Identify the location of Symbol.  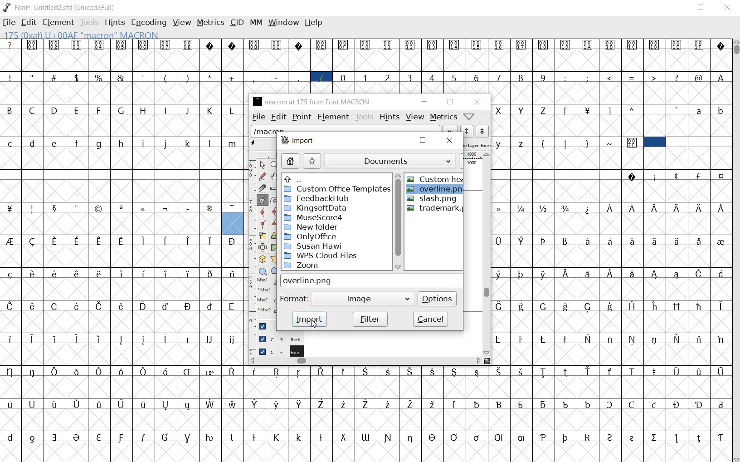
(655, 207).